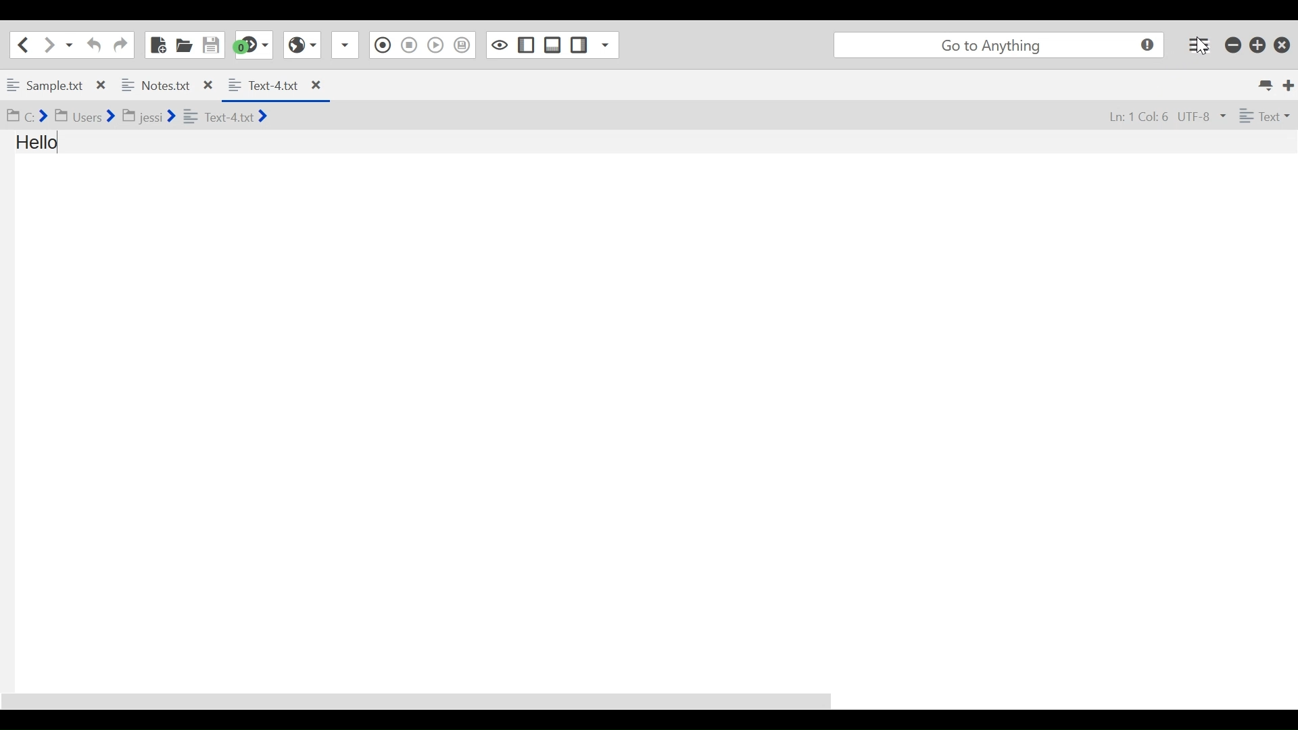  What do you see at coordinates (648, 410) in the screenshot?
I see `Text Entry Pane` at bounding box center [648, 410].